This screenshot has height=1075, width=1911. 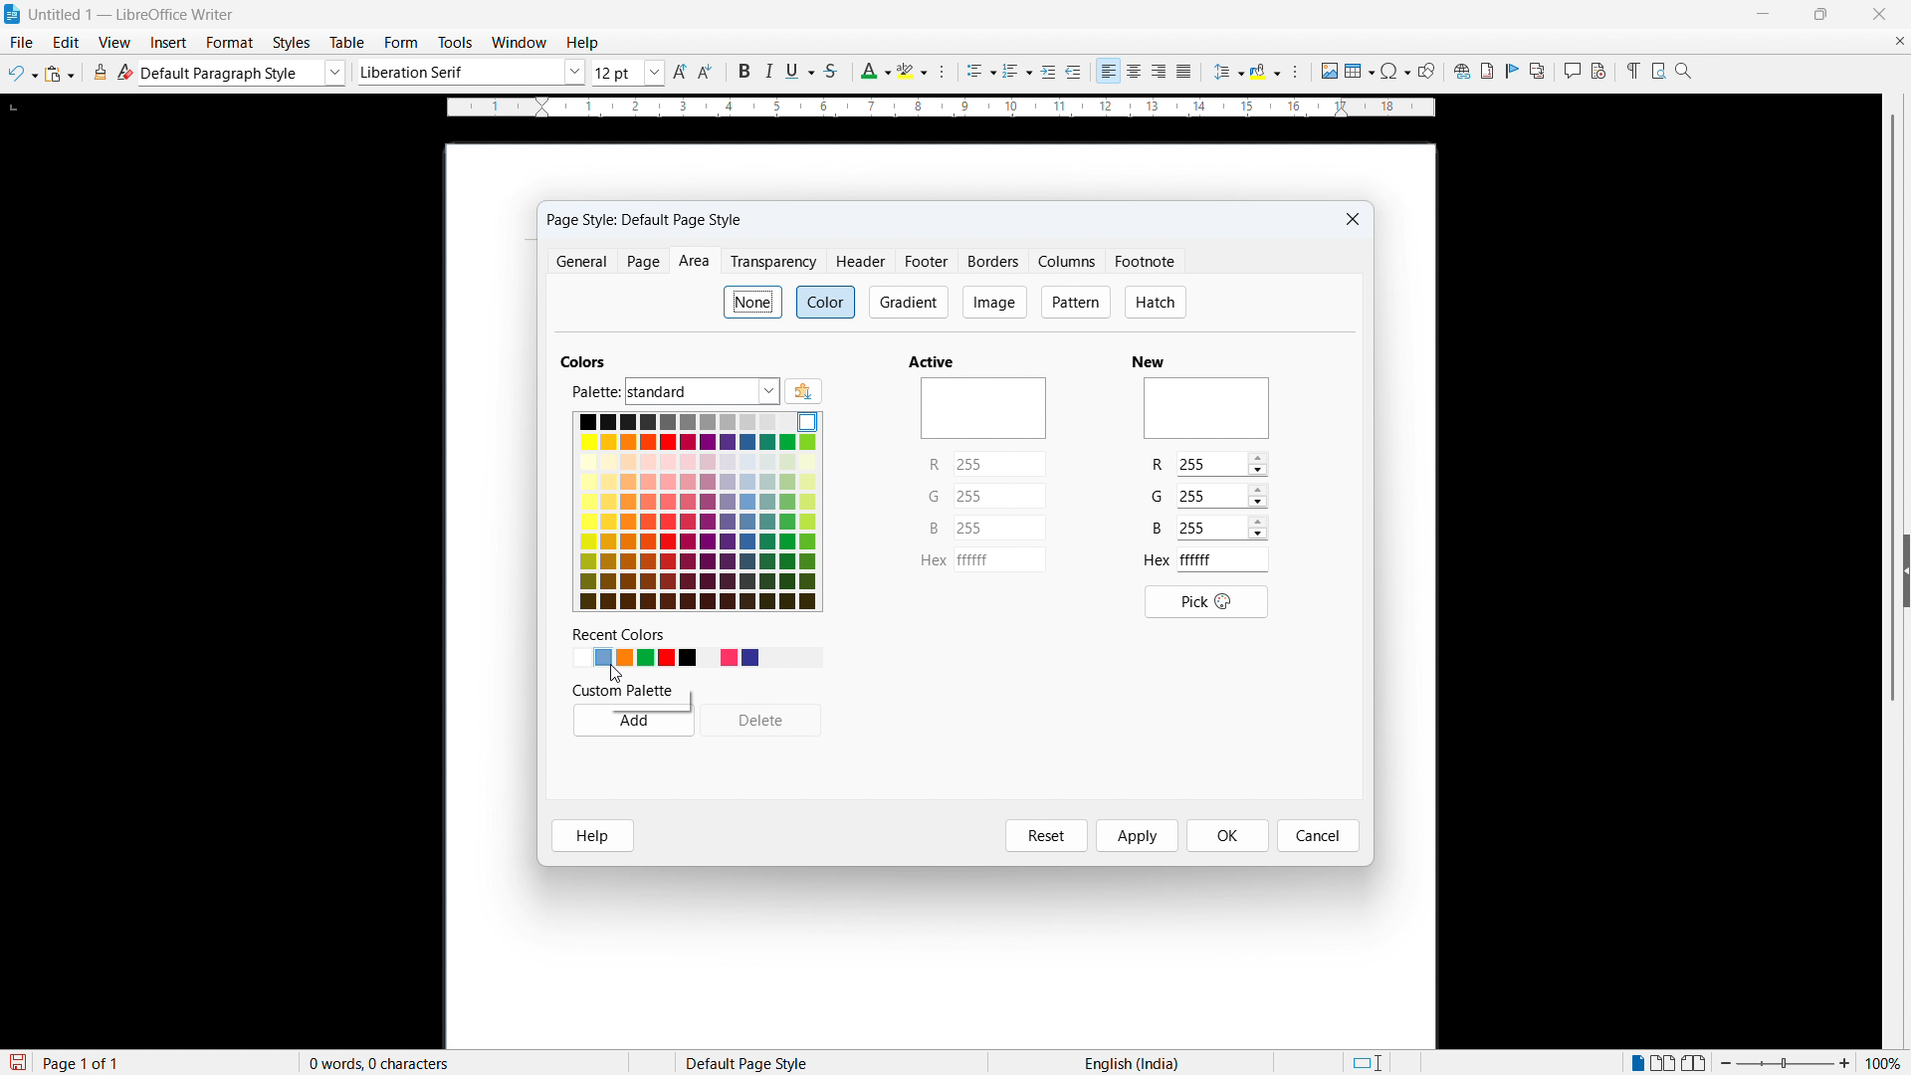 What do you see at coordinates (102, 72) in the screenshot?
I see `Clone formatting ` at bounding box center [102, 72].